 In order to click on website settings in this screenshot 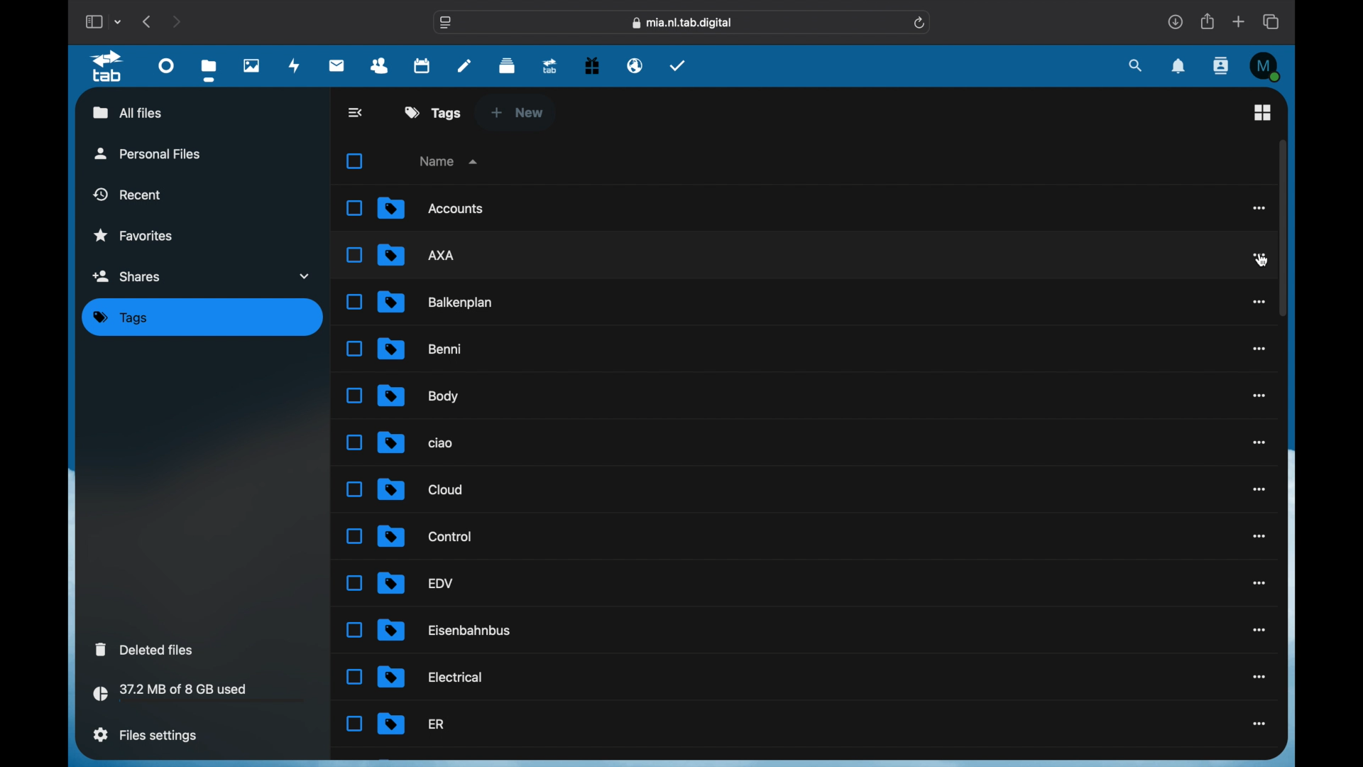, I will do `click(446, 23)`.